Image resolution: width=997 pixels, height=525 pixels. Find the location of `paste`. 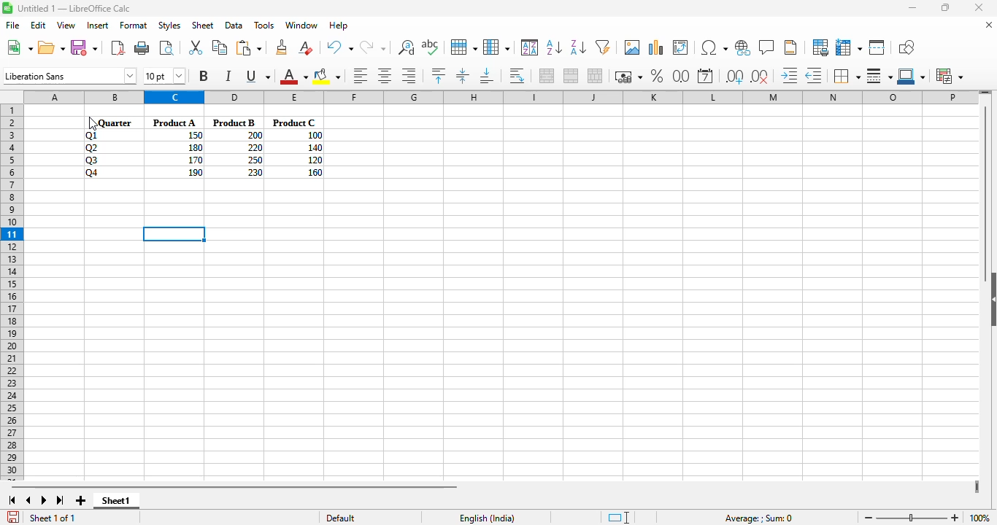

paste is located at coordinates (250, 47).